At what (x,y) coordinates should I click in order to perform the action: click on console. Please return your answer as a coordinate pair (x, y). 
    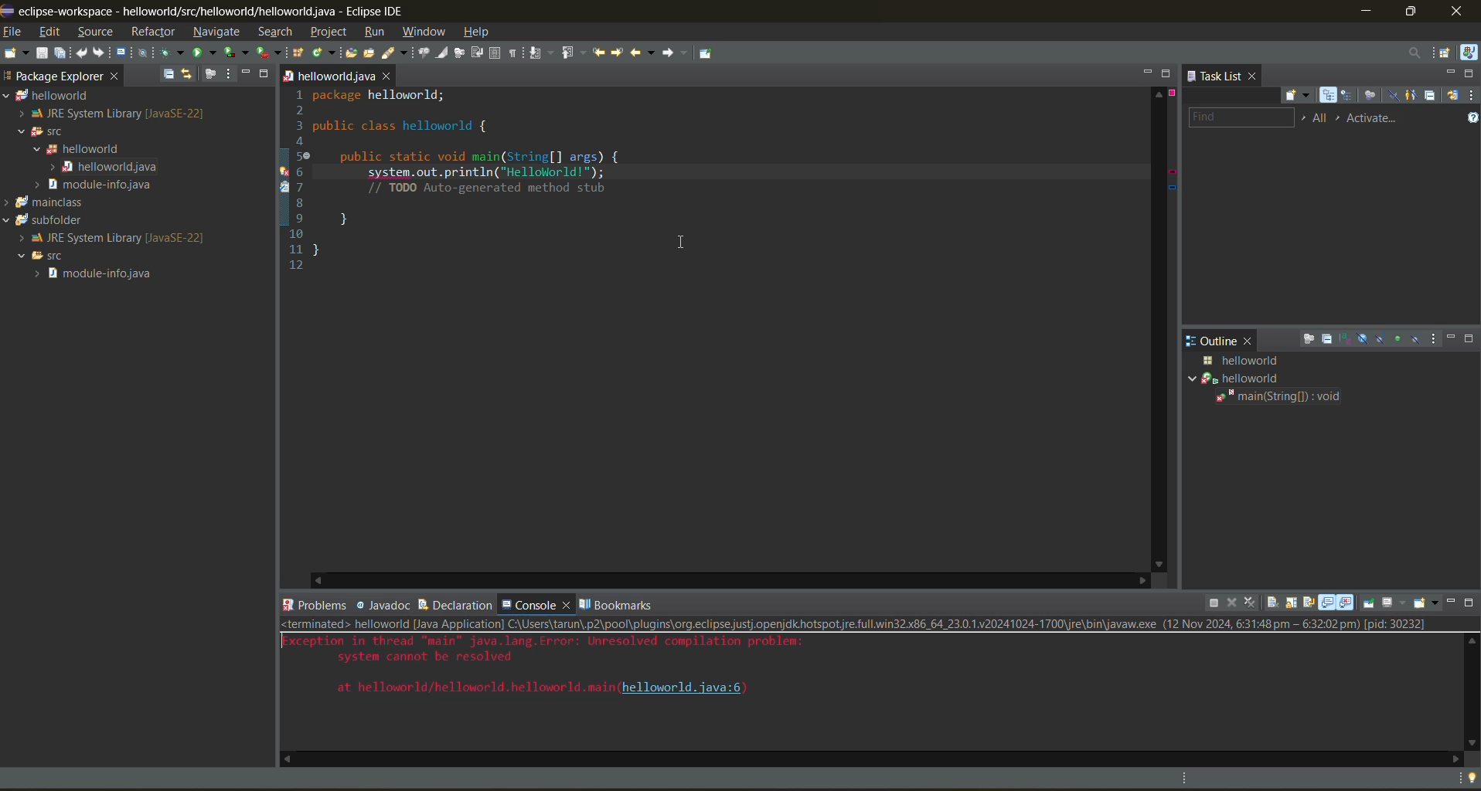
    Looking at the image, I should click on (540, 603).